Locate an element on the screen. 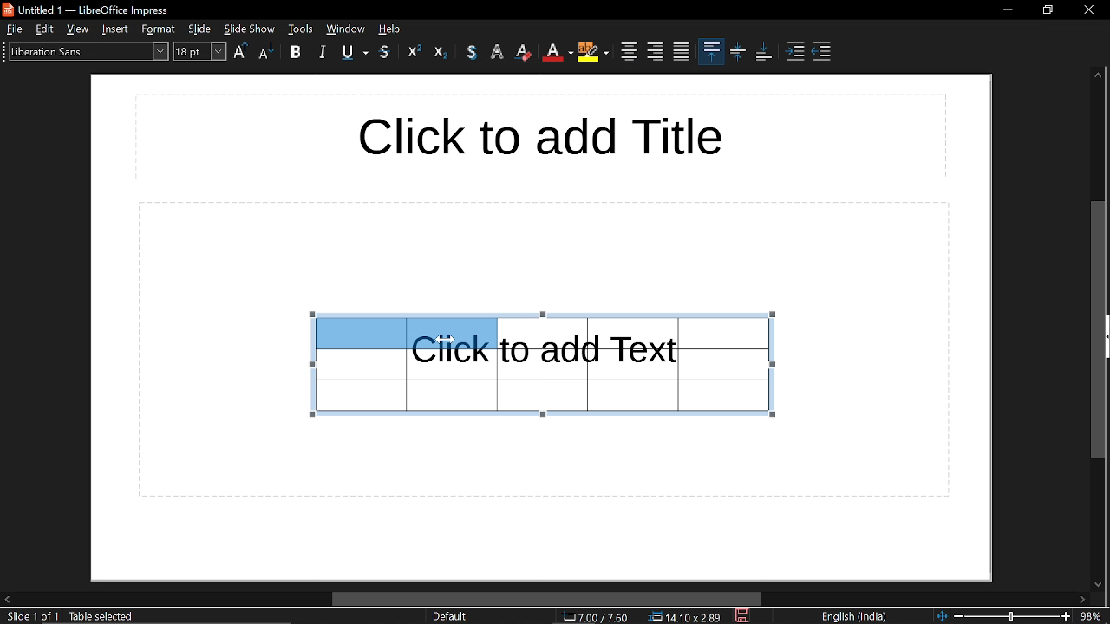 This screenshot has width=1110, height=624. highlight is located at coordinates (592, 54).